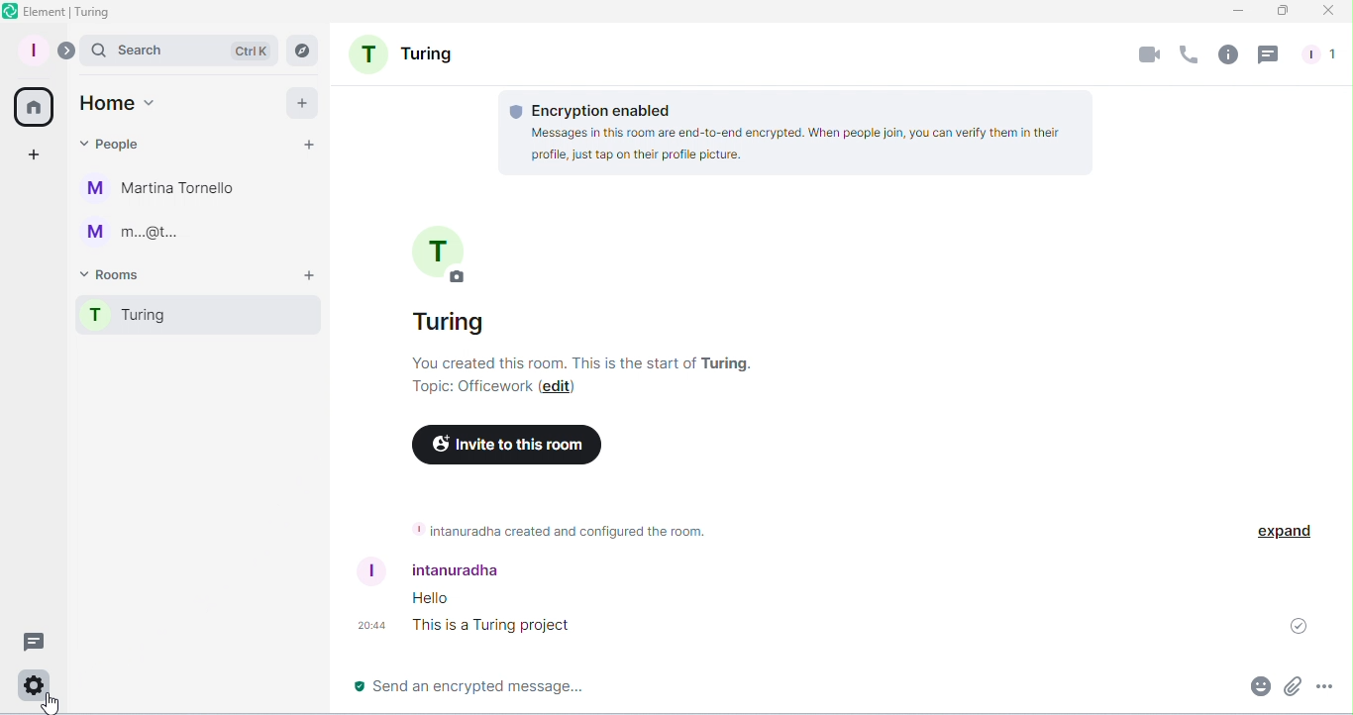 The height and width of the screenshot is (715, 1353). I want to click on More options, so click(1321, 686).